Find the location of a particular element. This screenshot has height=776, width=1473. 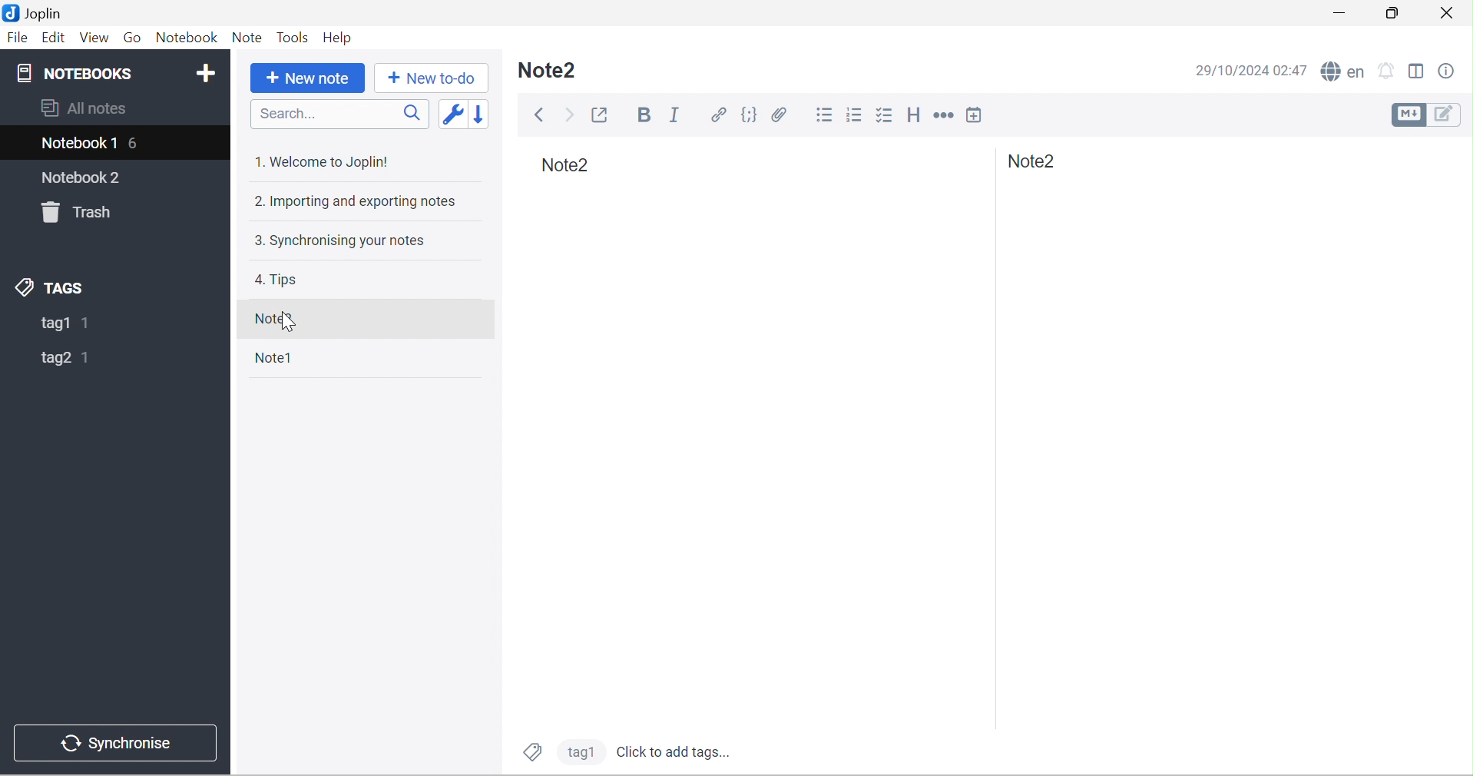

Toggle editors is located at coordinates (1429, 115).